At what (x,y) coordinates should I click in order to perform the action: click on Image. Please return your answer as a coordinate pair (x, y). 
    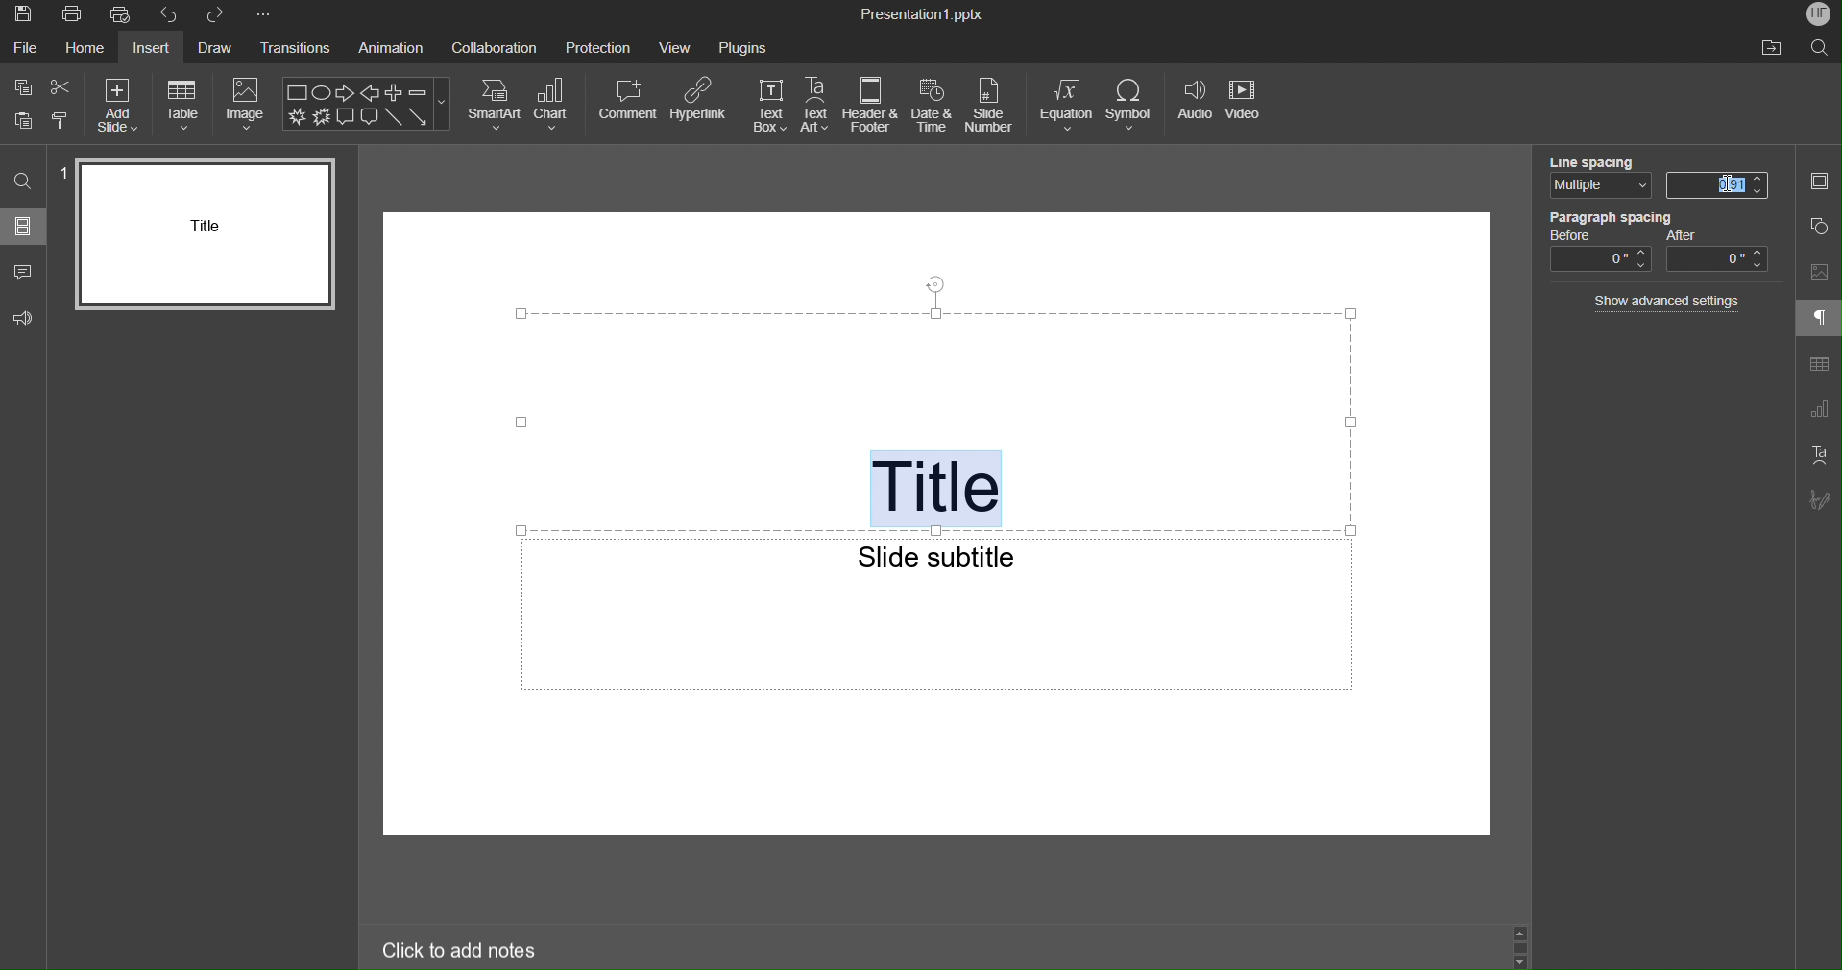
    Looking at the image, I should click on (247, 104).